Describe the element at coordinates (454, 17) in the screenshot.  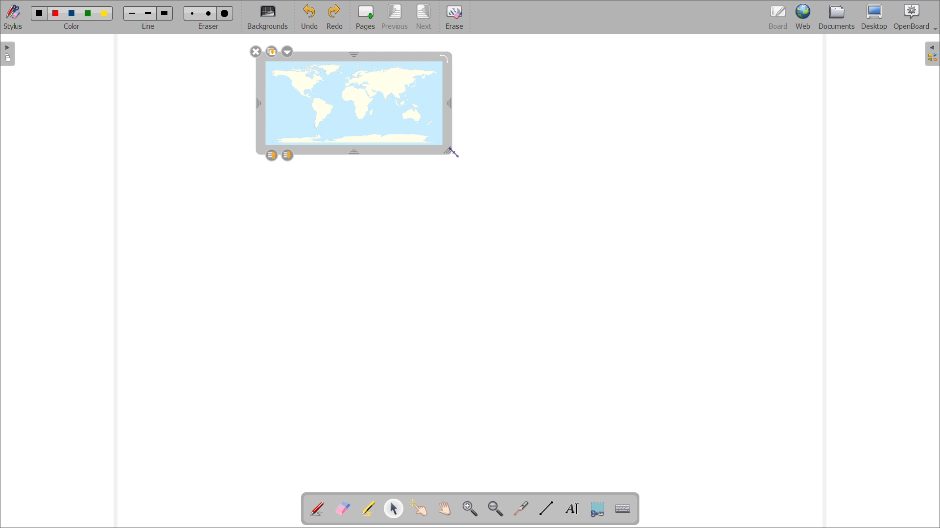
I see `erase` at that location.